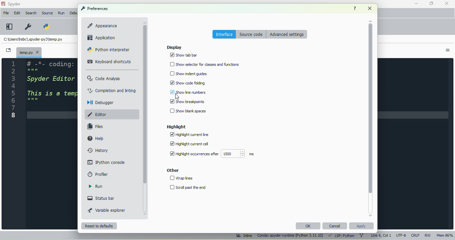 This screenshot has height=240, width=455. I want to click on close, so click(446, 3).